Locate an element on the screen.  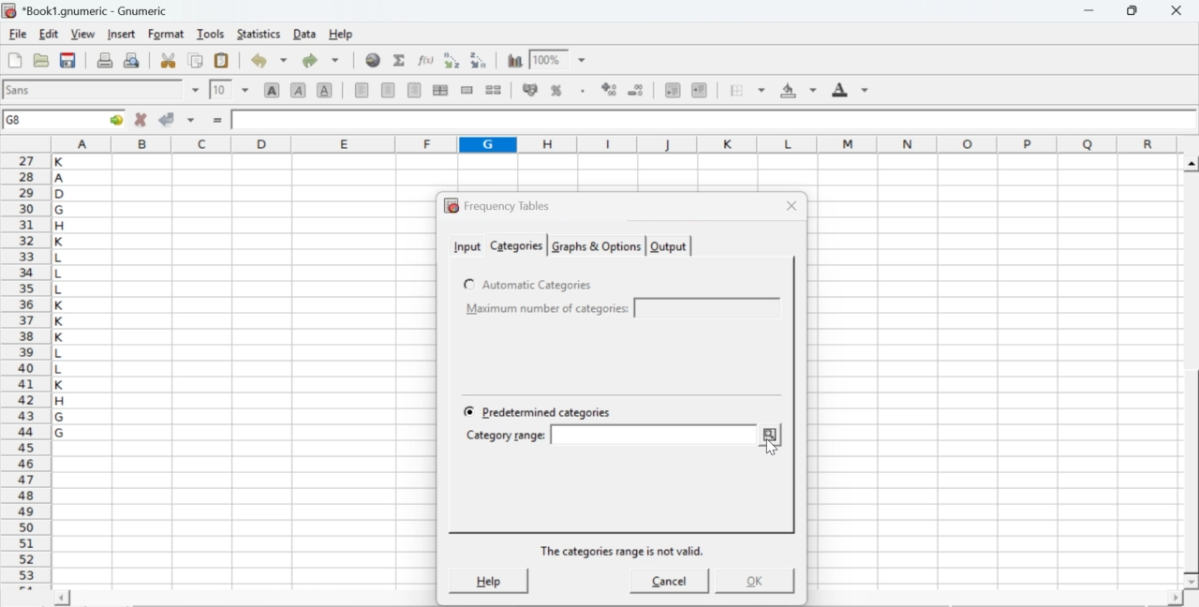
drop down is located at coordinates (583, 61).